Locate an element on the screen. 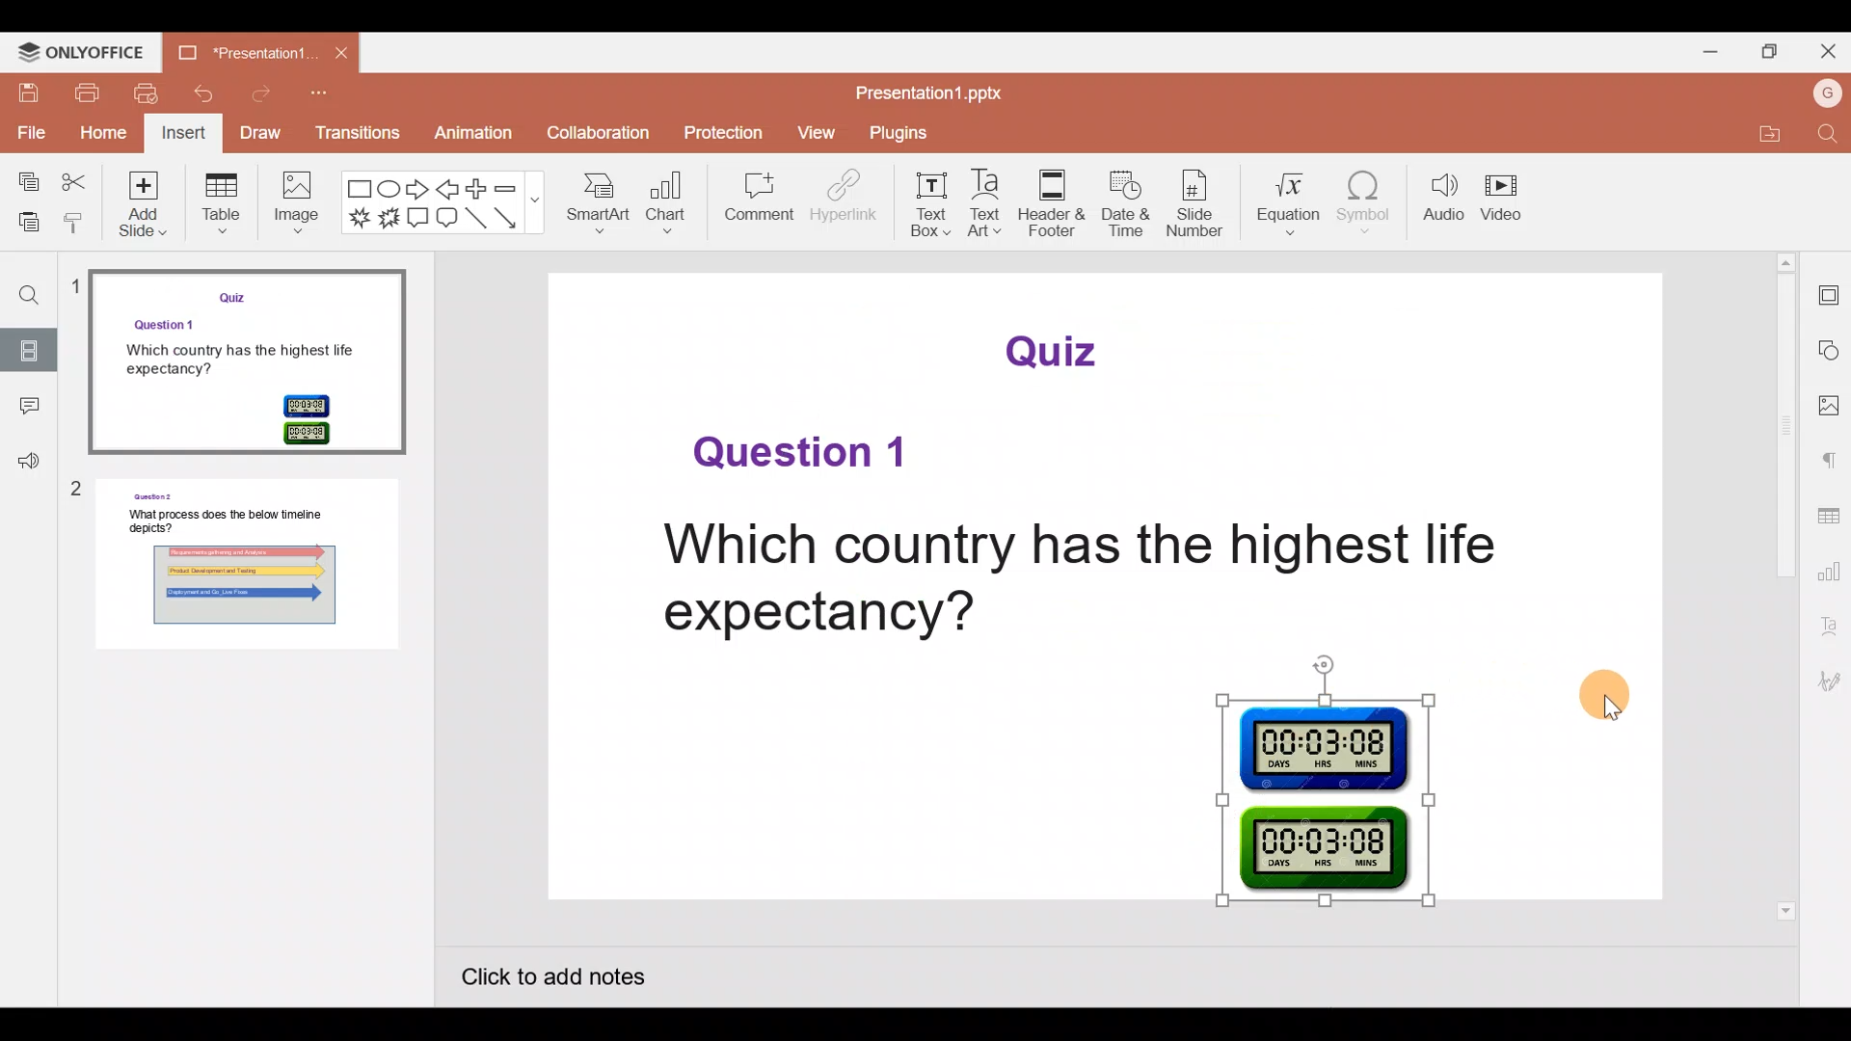 This screenshot has width=1851, height=1041. Rectangular callout is located at coordinates (418, 222).